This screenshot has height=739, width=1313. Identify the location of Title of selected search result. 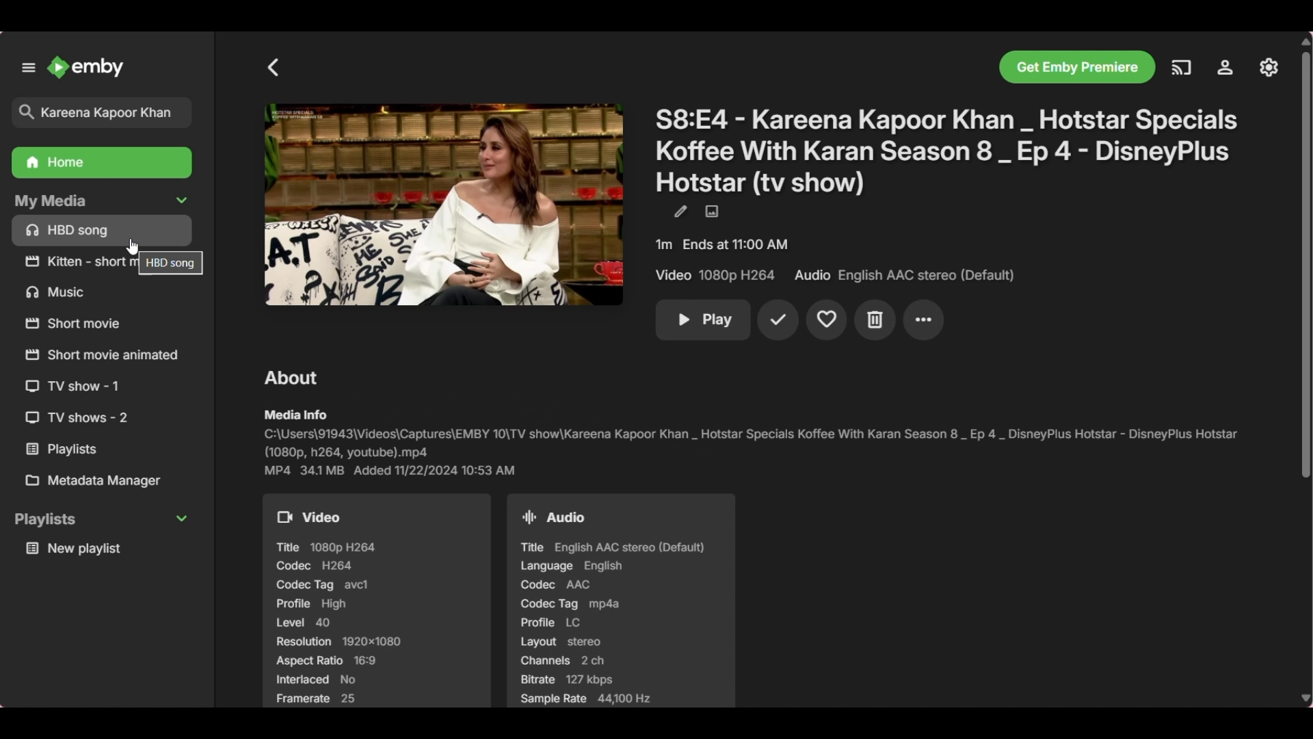
(107, 114).